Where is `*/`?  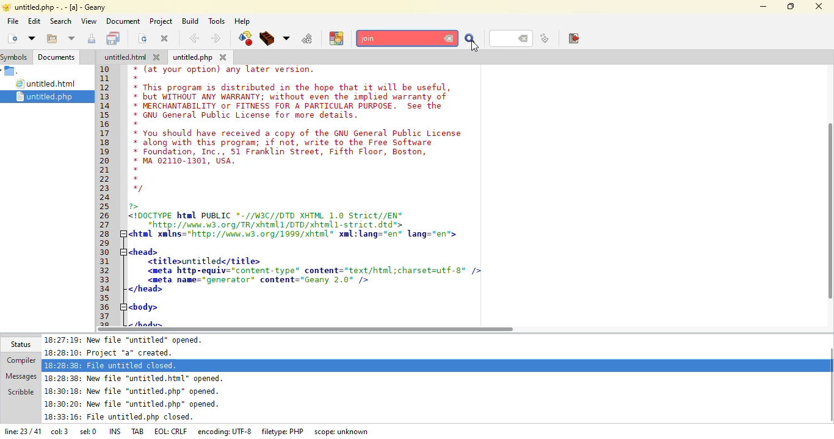
*/ is located at coordinates (138, 189).